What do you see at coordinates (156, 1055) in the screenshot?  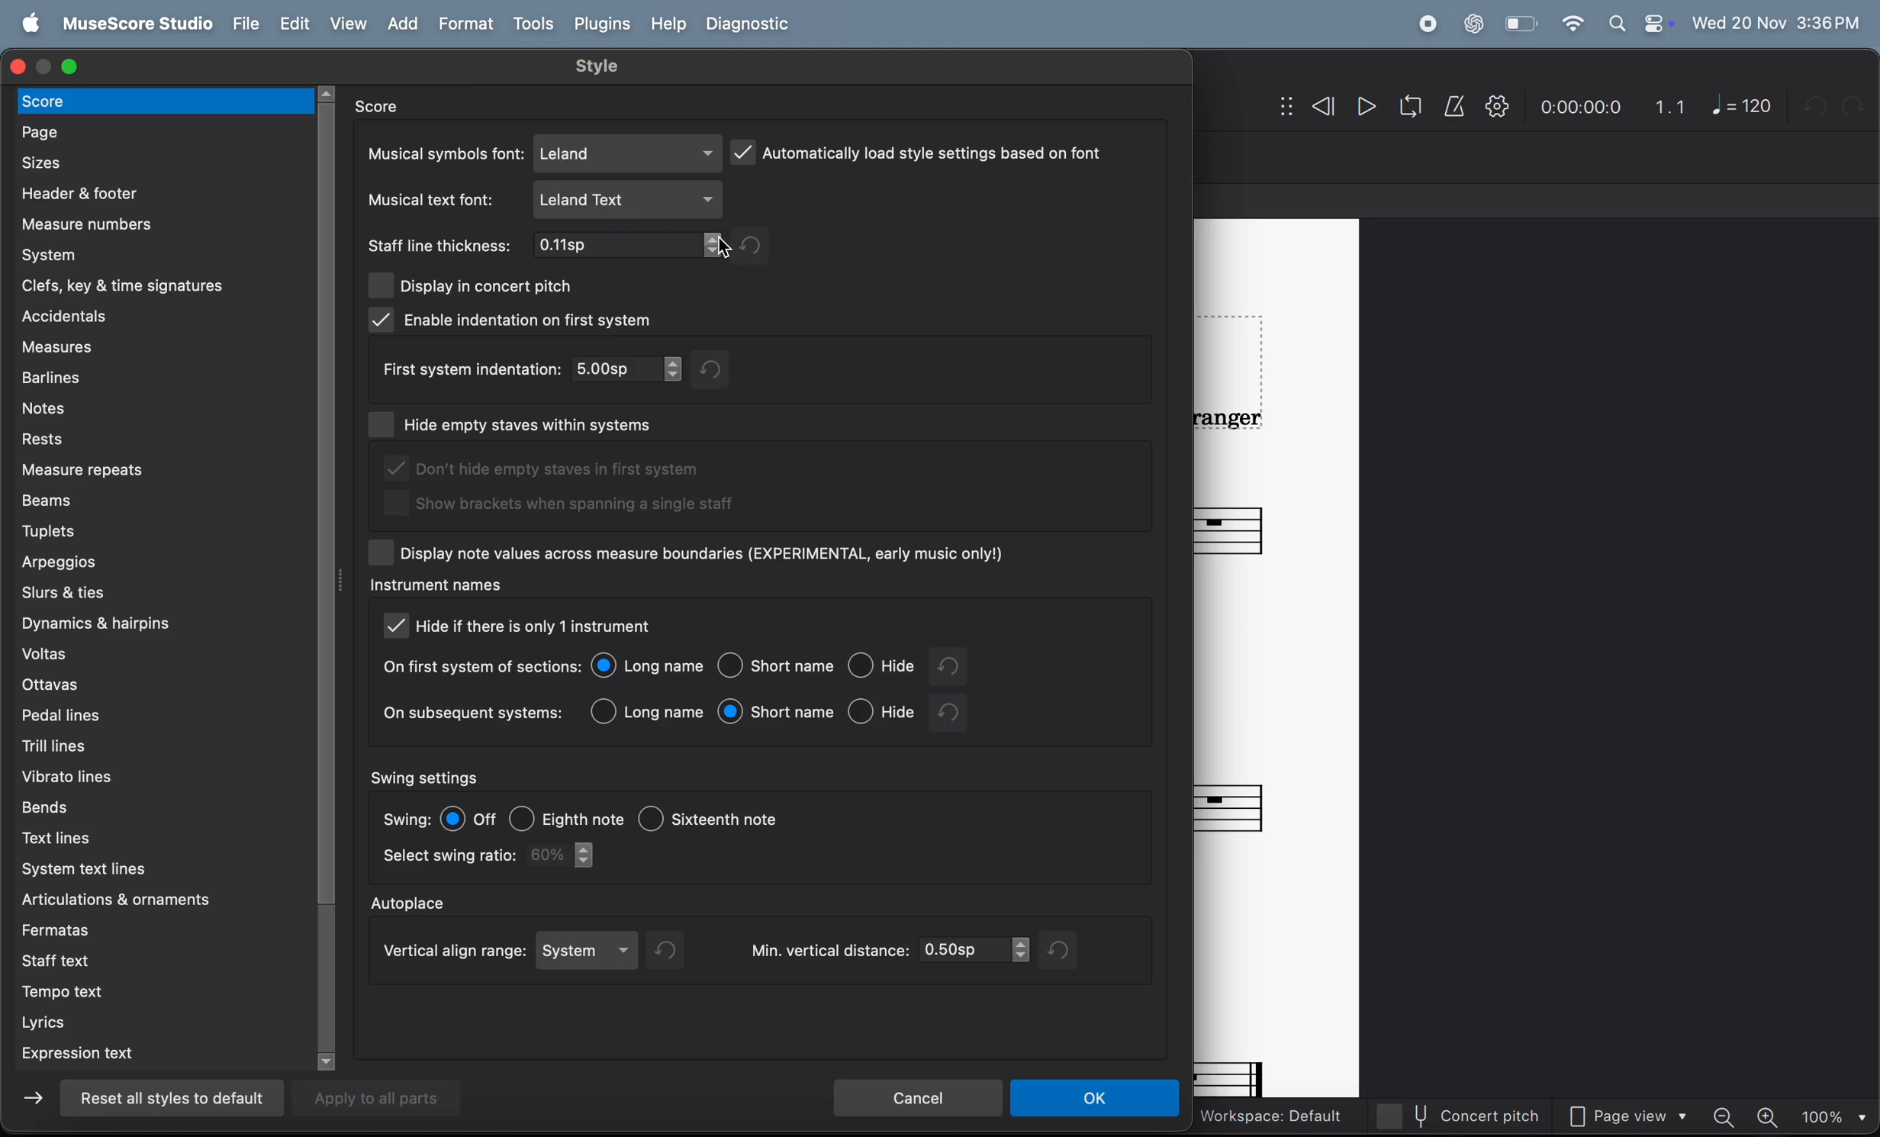 I see `expression text` at bounding box center [156, 1055].